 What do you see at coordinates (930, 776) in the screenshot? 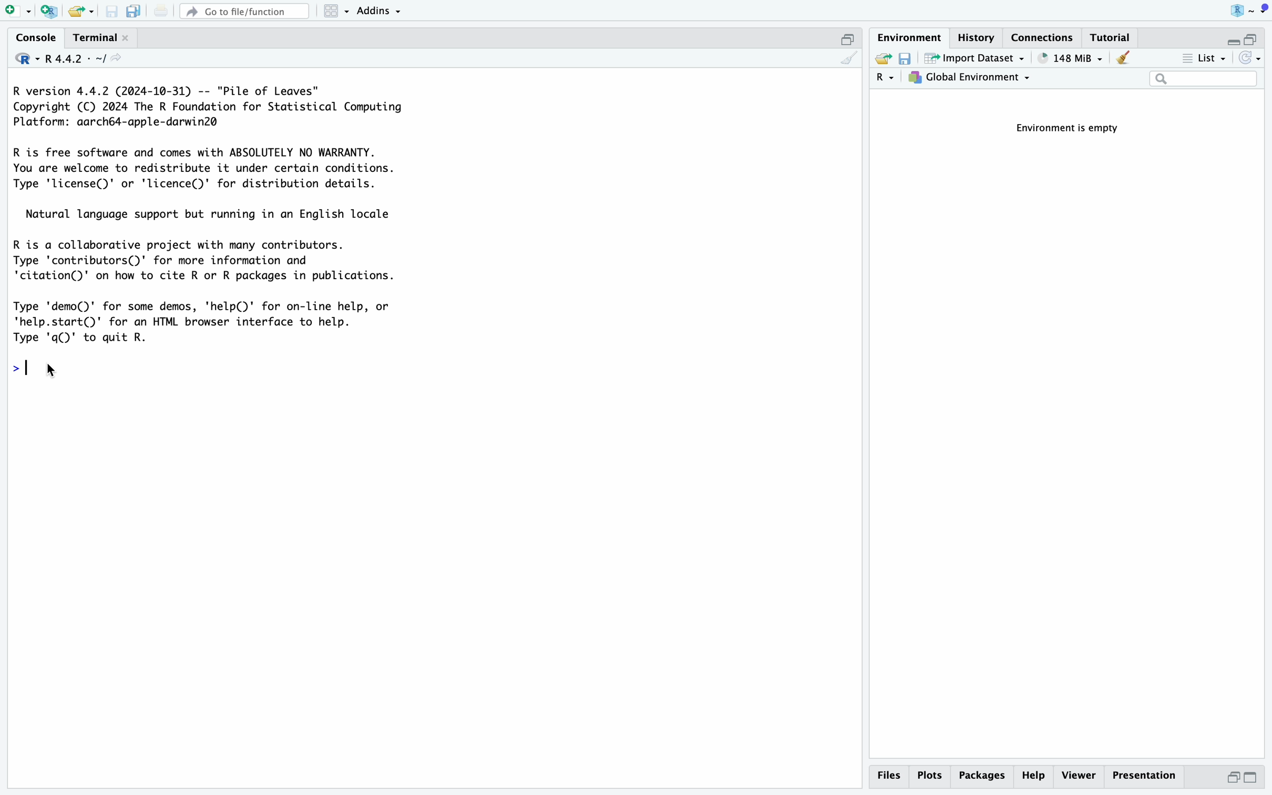
I see `plots` at bounding box center [930, 776].